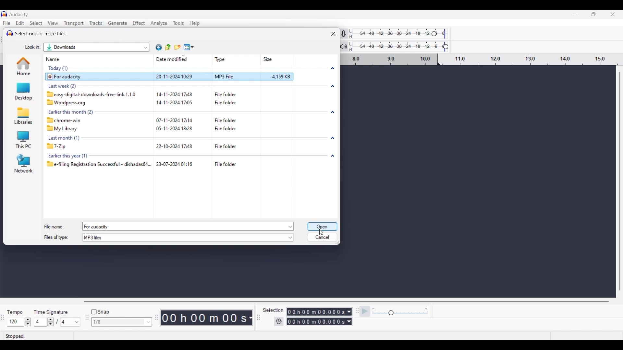  What do you see at coordinates (42, 34) in the screenshot?
I see `Select one or more files` at bounding box center [42, 34].